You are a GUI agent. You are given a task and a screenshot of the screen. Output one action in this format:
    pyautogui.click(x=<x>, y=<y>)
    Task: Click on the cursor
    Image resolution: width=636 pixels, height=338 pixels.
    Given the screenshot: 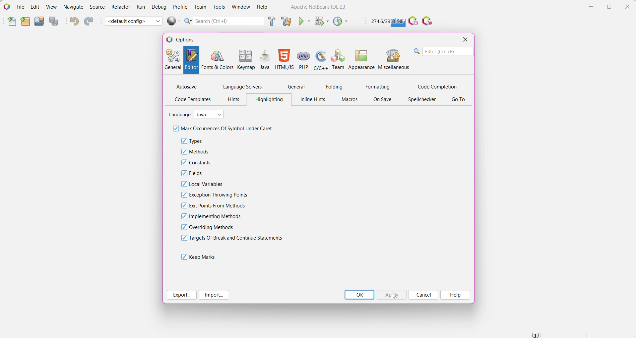 What is the action you would take?
    pyautogui.click(x=394, y=296)
    